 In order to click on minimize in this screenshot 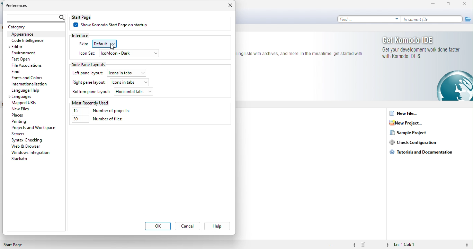, I will do `click(435, 4)`.